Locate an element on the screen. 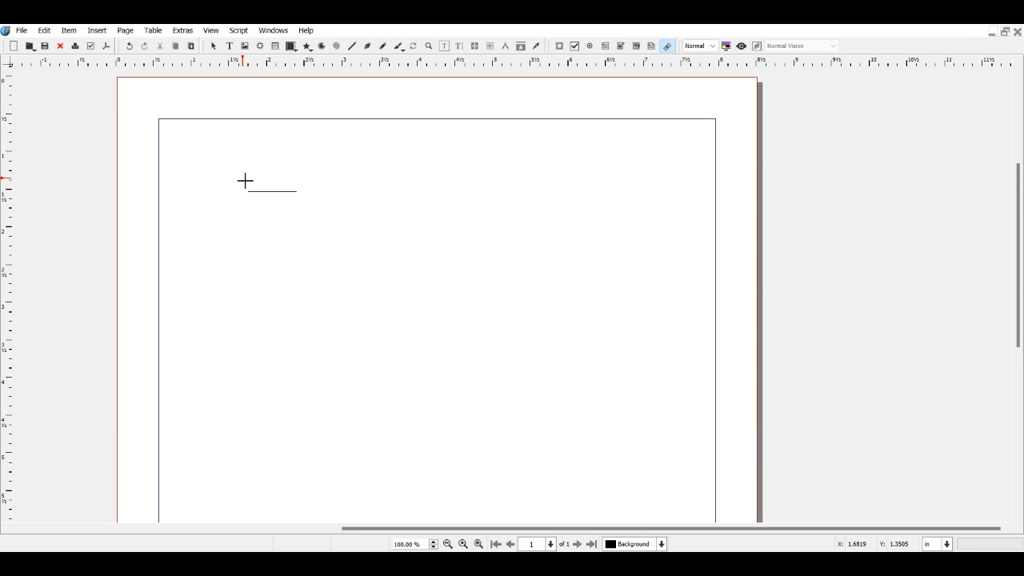 The height and width of the screenshot is (576, 1024). Table is located at coordinates (276, 46).